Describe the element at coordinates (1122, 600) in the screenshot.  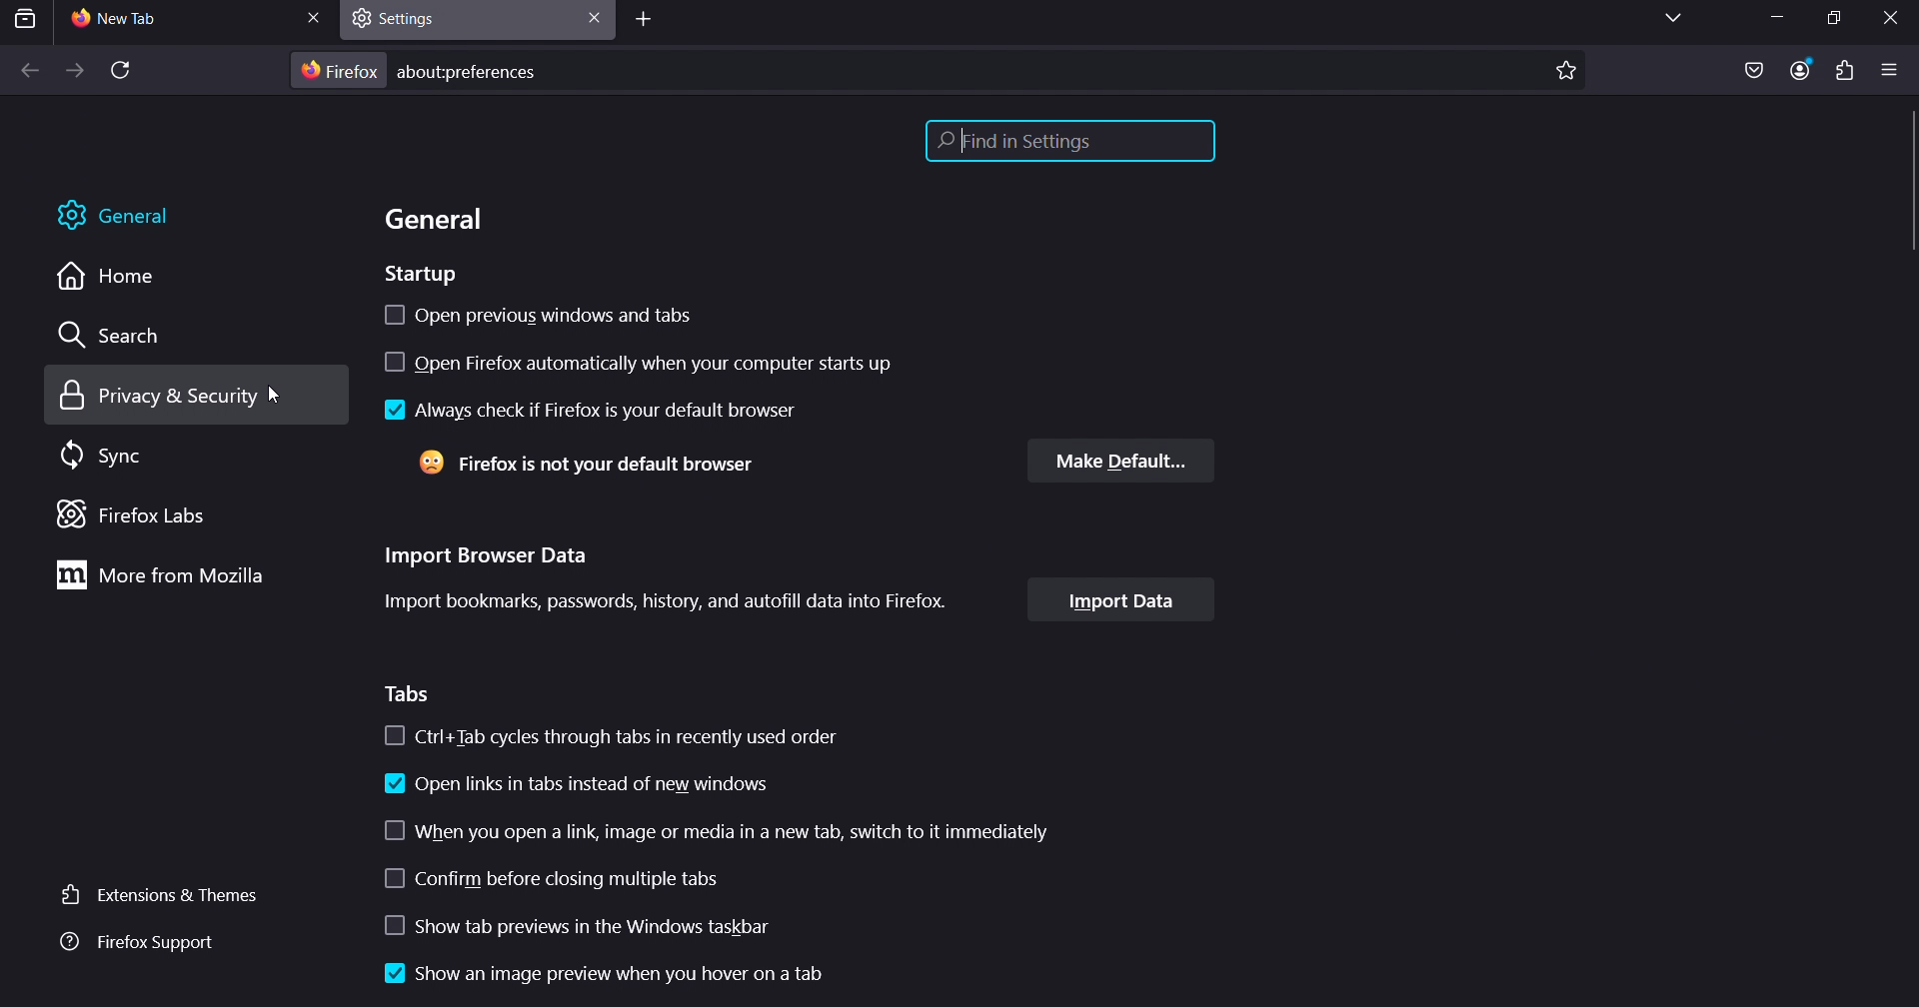
I see `import data` at that location.